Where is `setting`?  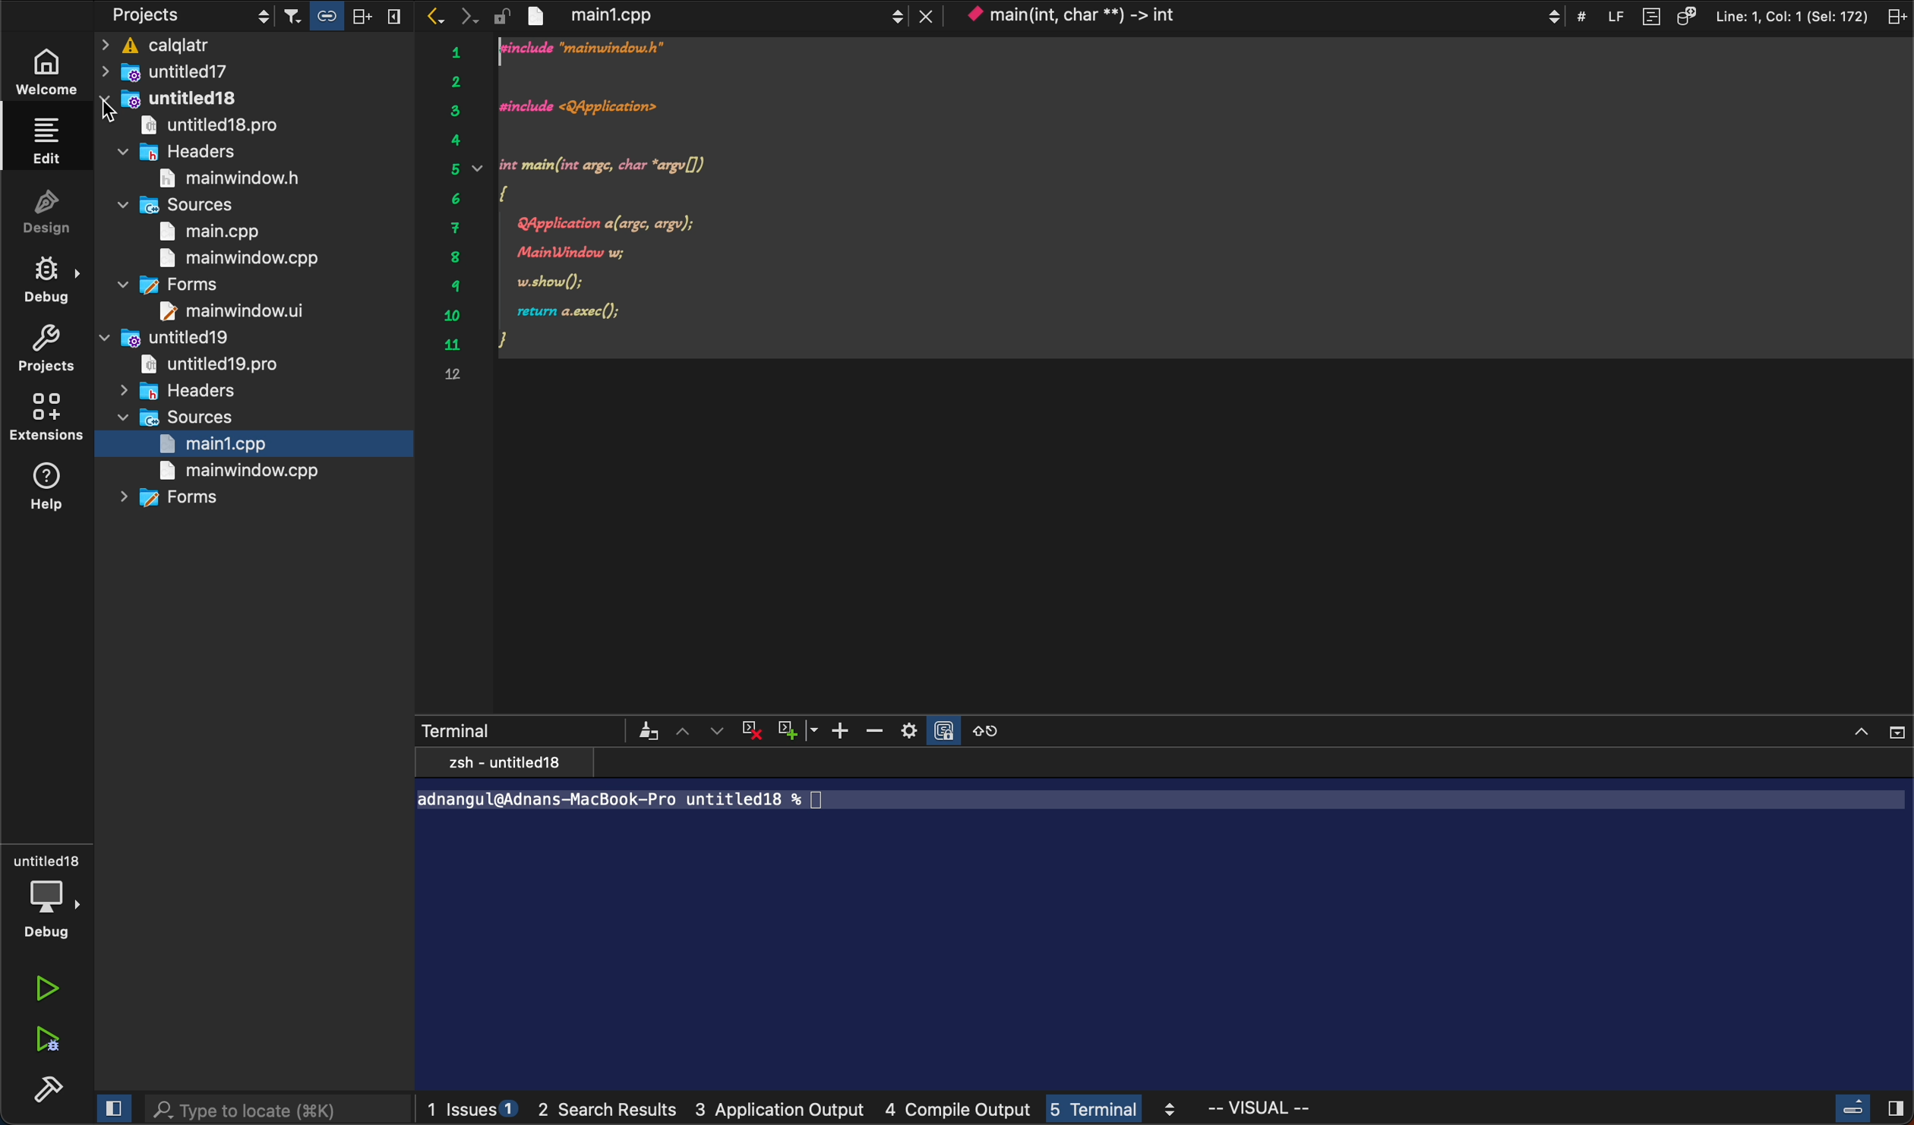 setting is located at coordinates (930, 731).